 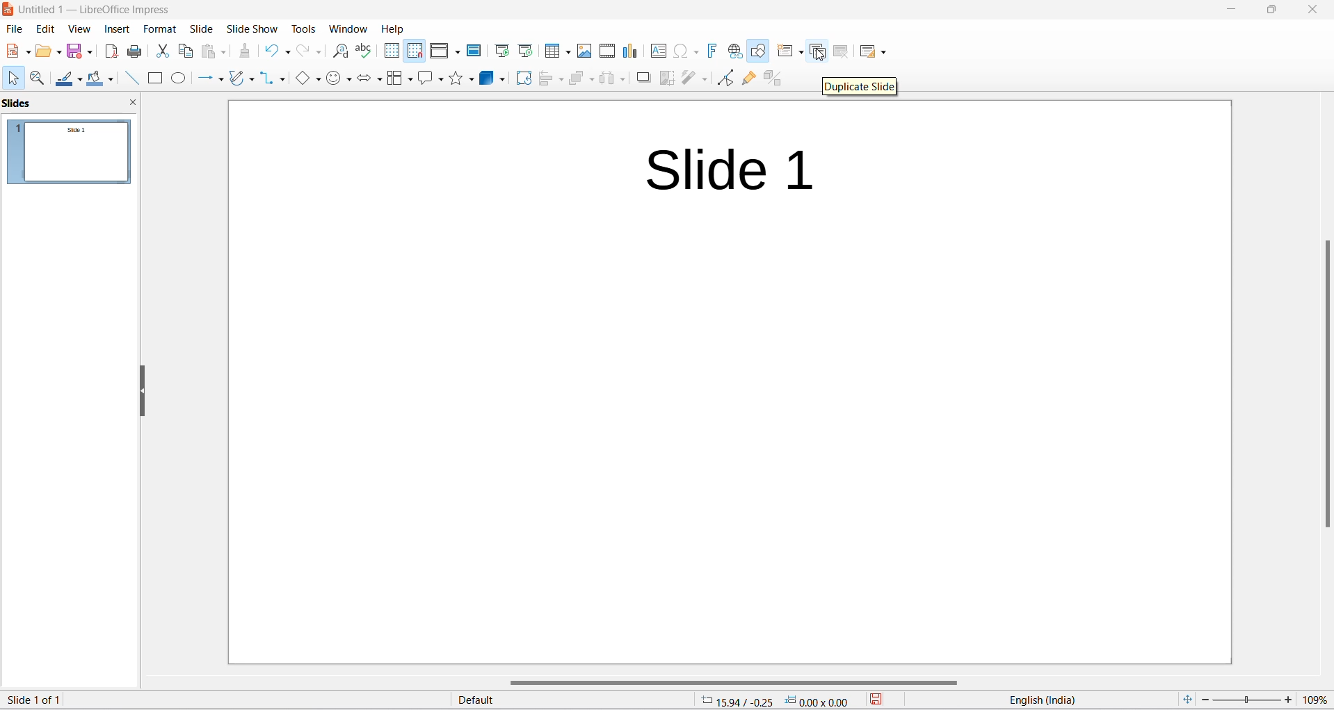 What do you see at coordinates (1323, 381) in the screenshot?
I see `Scroll bar` at bounding box center [1323, 381].